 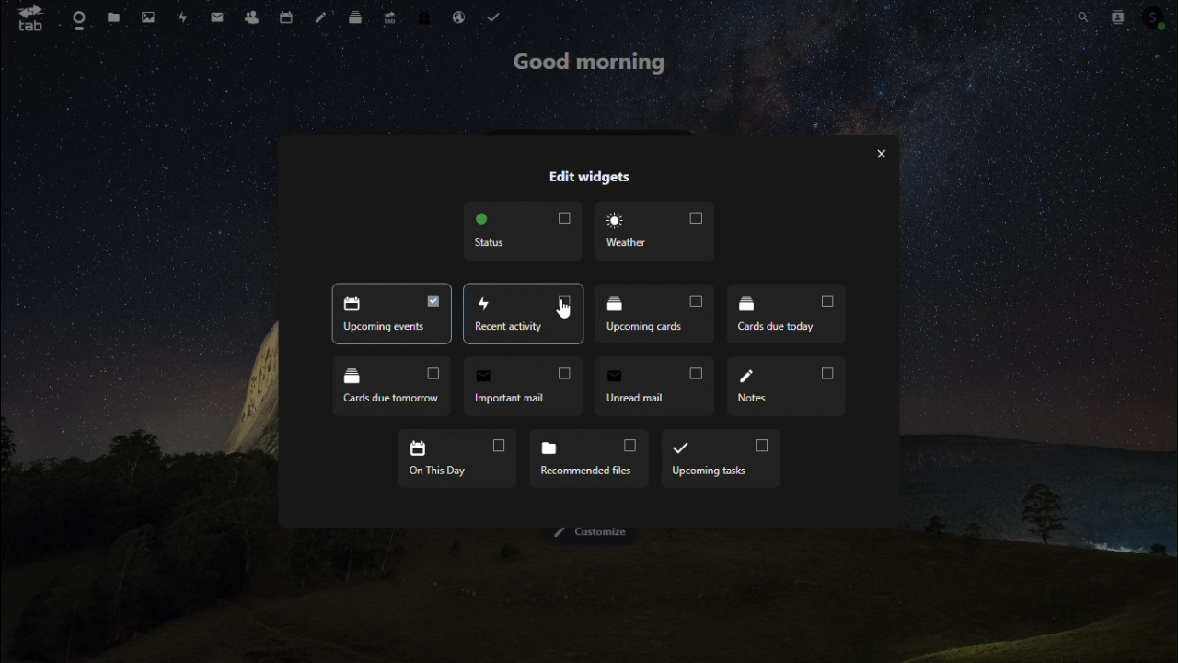 What do you see at coordinates (592, 533) in the screenshot?
I see `Customize` at bounding box center [592, 533].